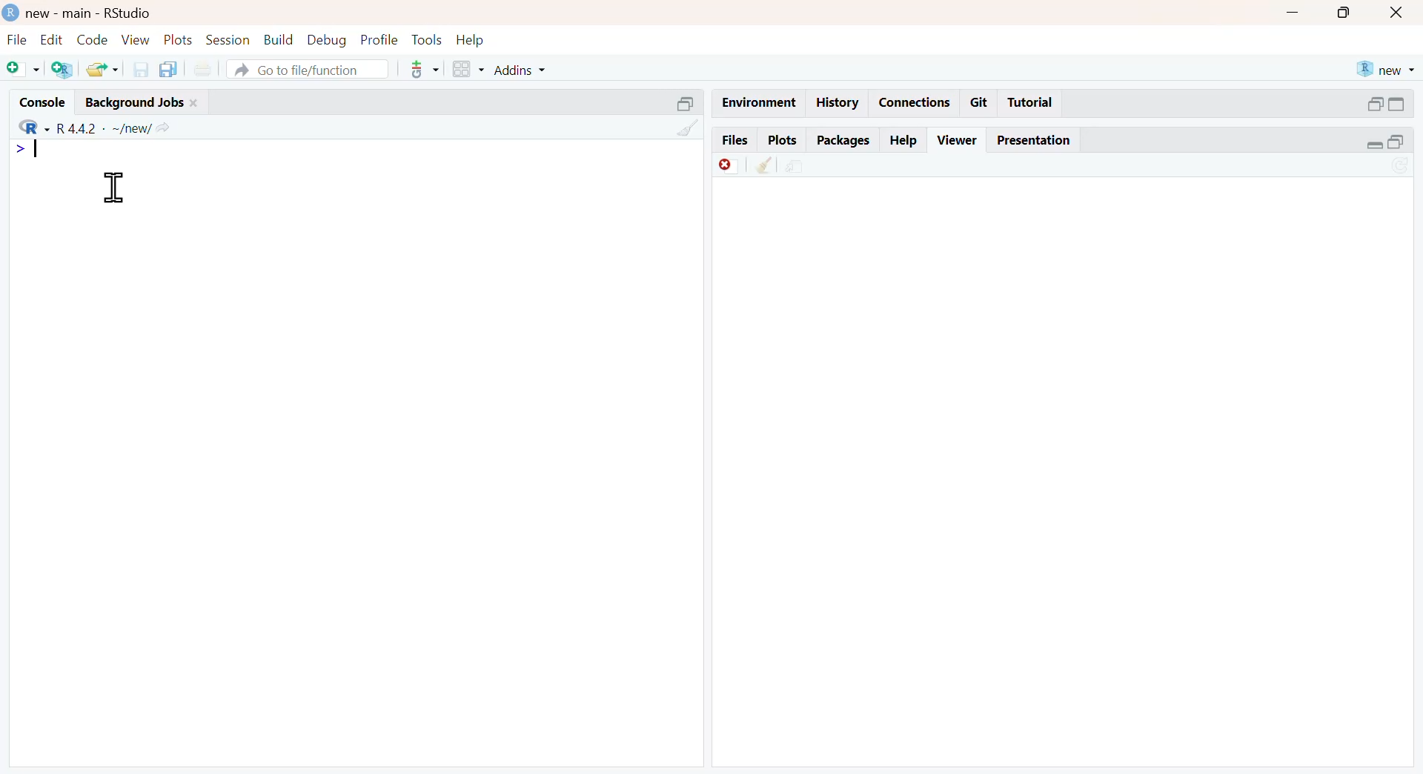 The image size is (1423, 774). What do you see at coordinates (428, 39) in the screenshot?
I see `tools` at bounding box center [428, 39].